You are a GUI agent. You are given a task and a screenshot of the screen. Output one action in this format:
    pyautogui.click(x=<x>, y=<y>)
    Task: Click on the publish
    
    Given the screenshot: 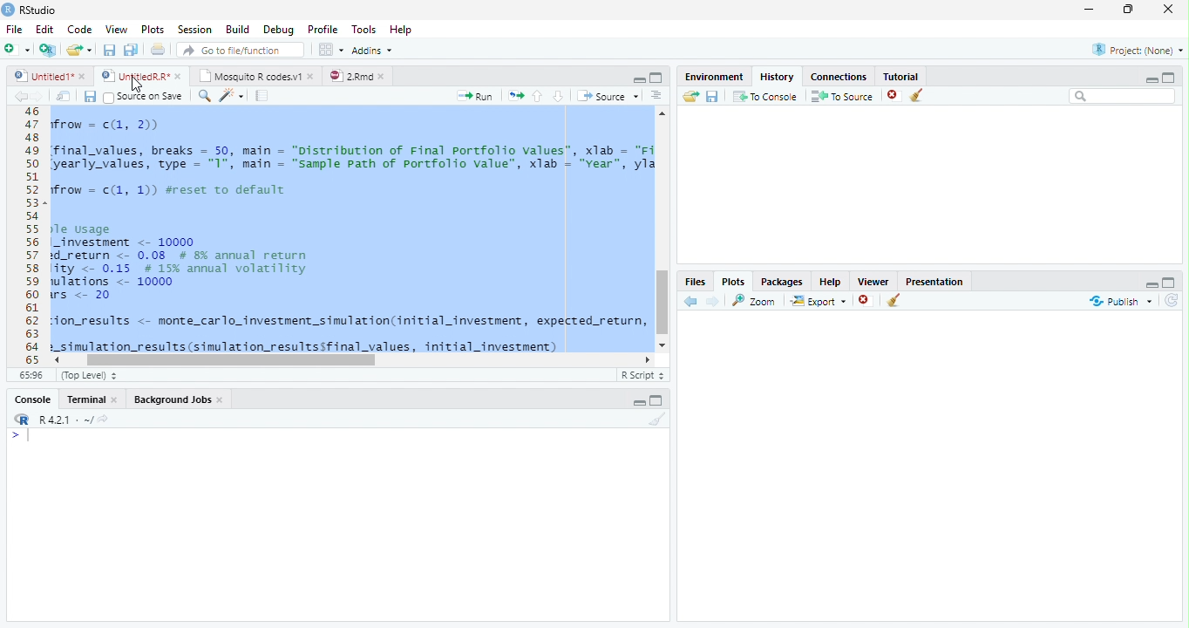 What is the action you would take?
    pyautogui.click(x=1120, y=301)
    